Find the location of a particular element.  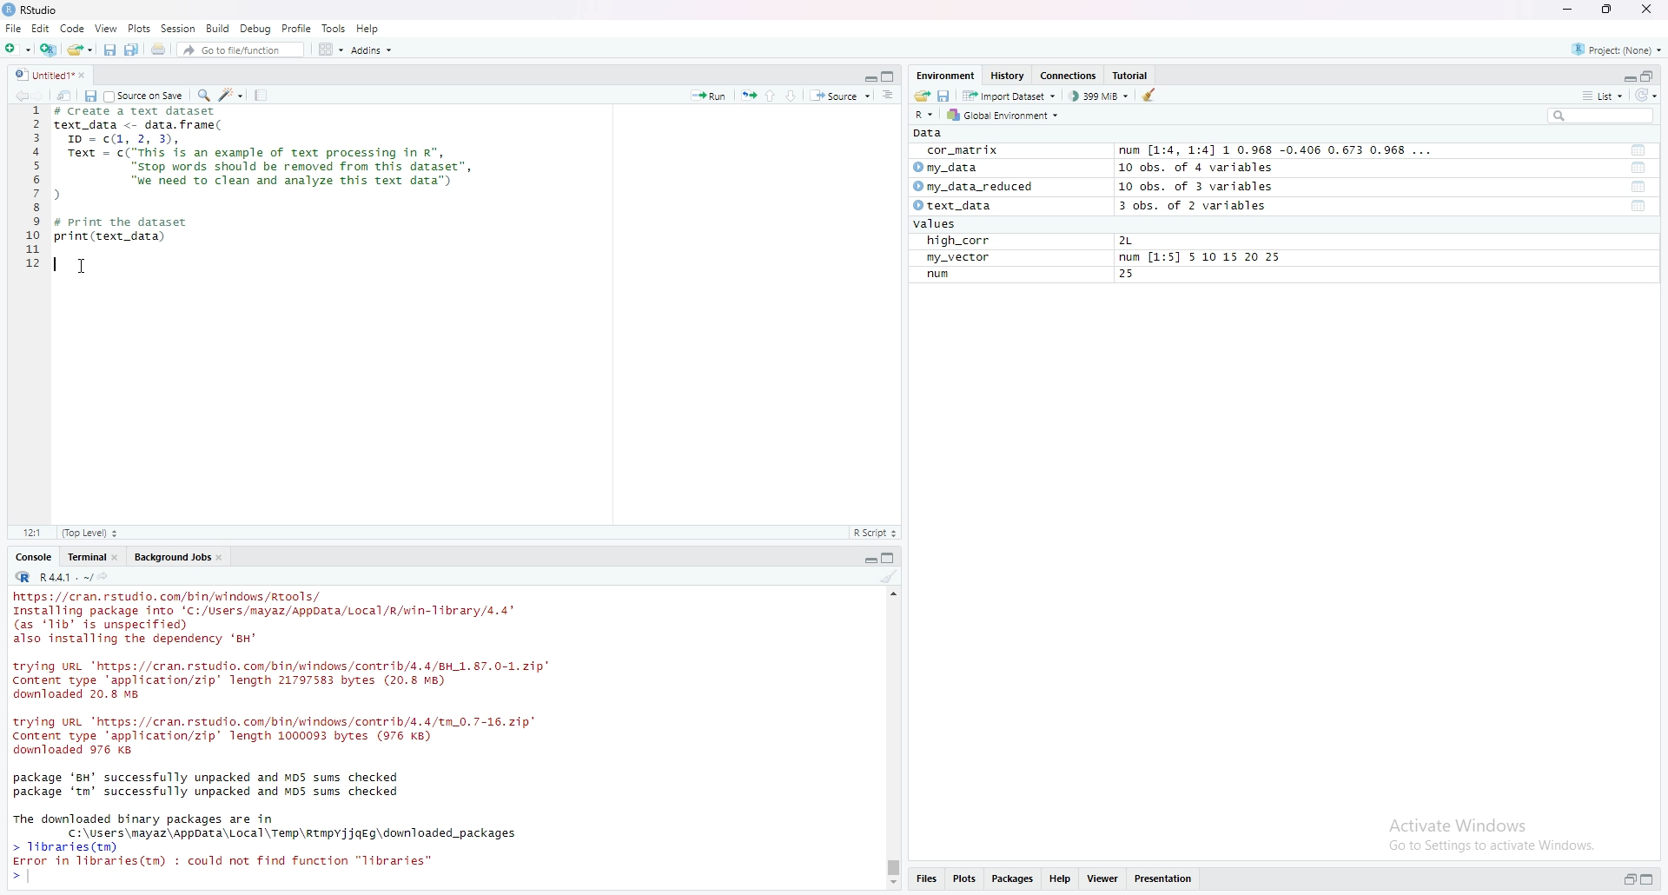

list is located at coordinates (1606, 96).